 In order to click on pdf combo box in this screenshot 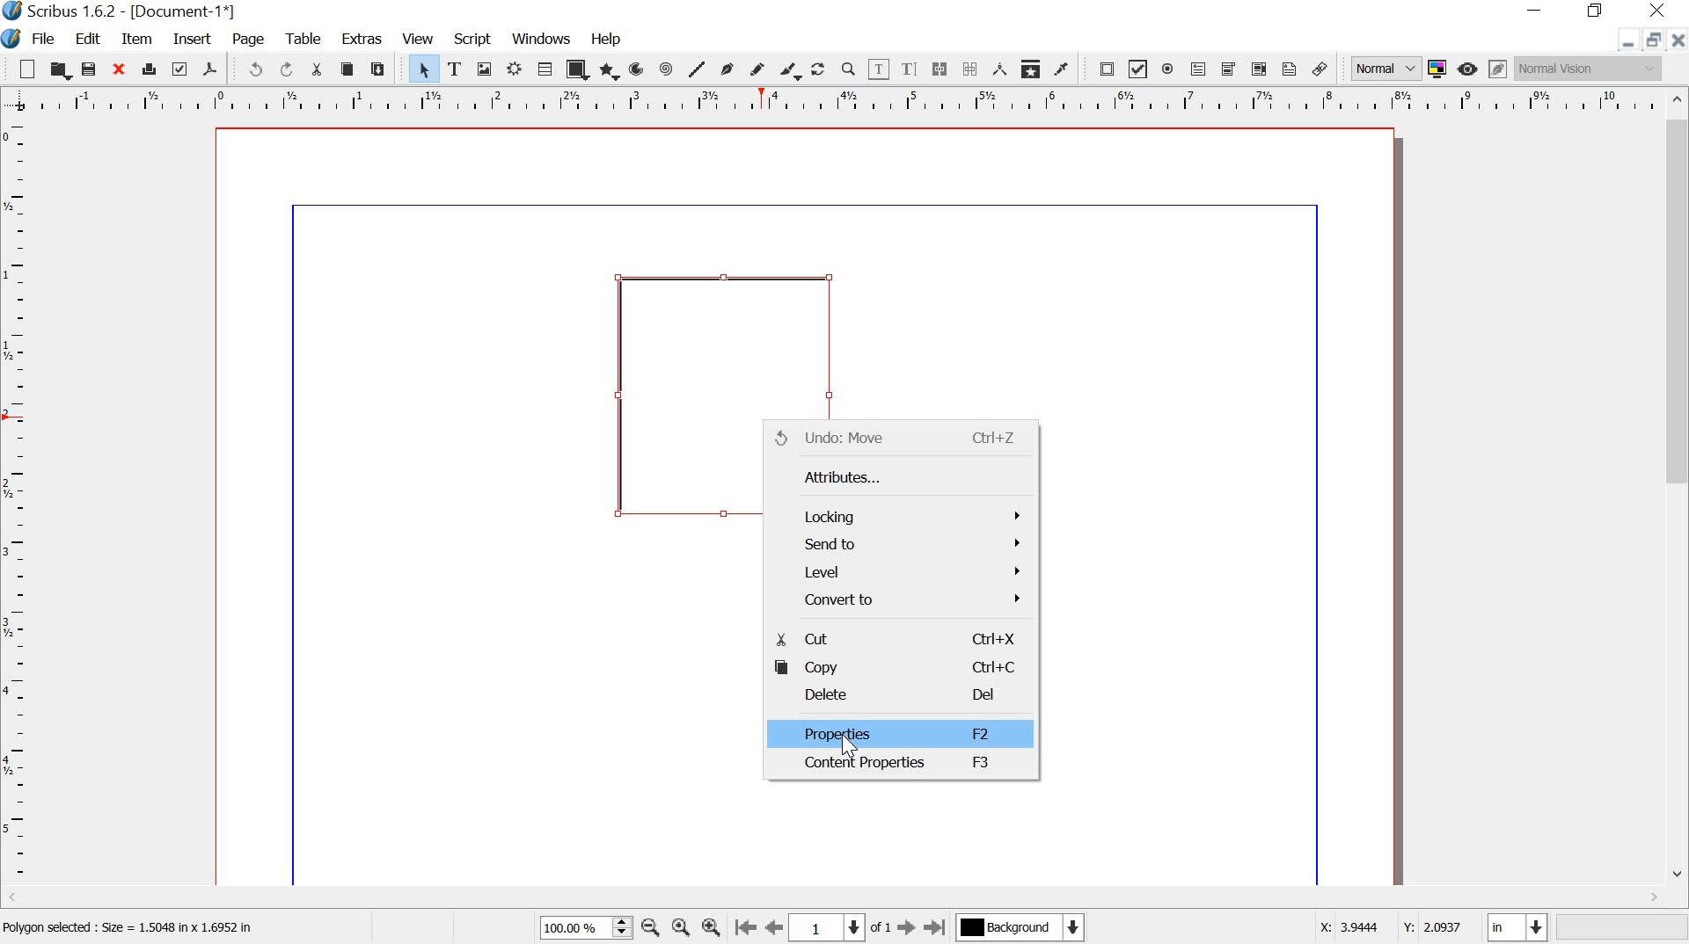, I will do `click(1230, 70)`.